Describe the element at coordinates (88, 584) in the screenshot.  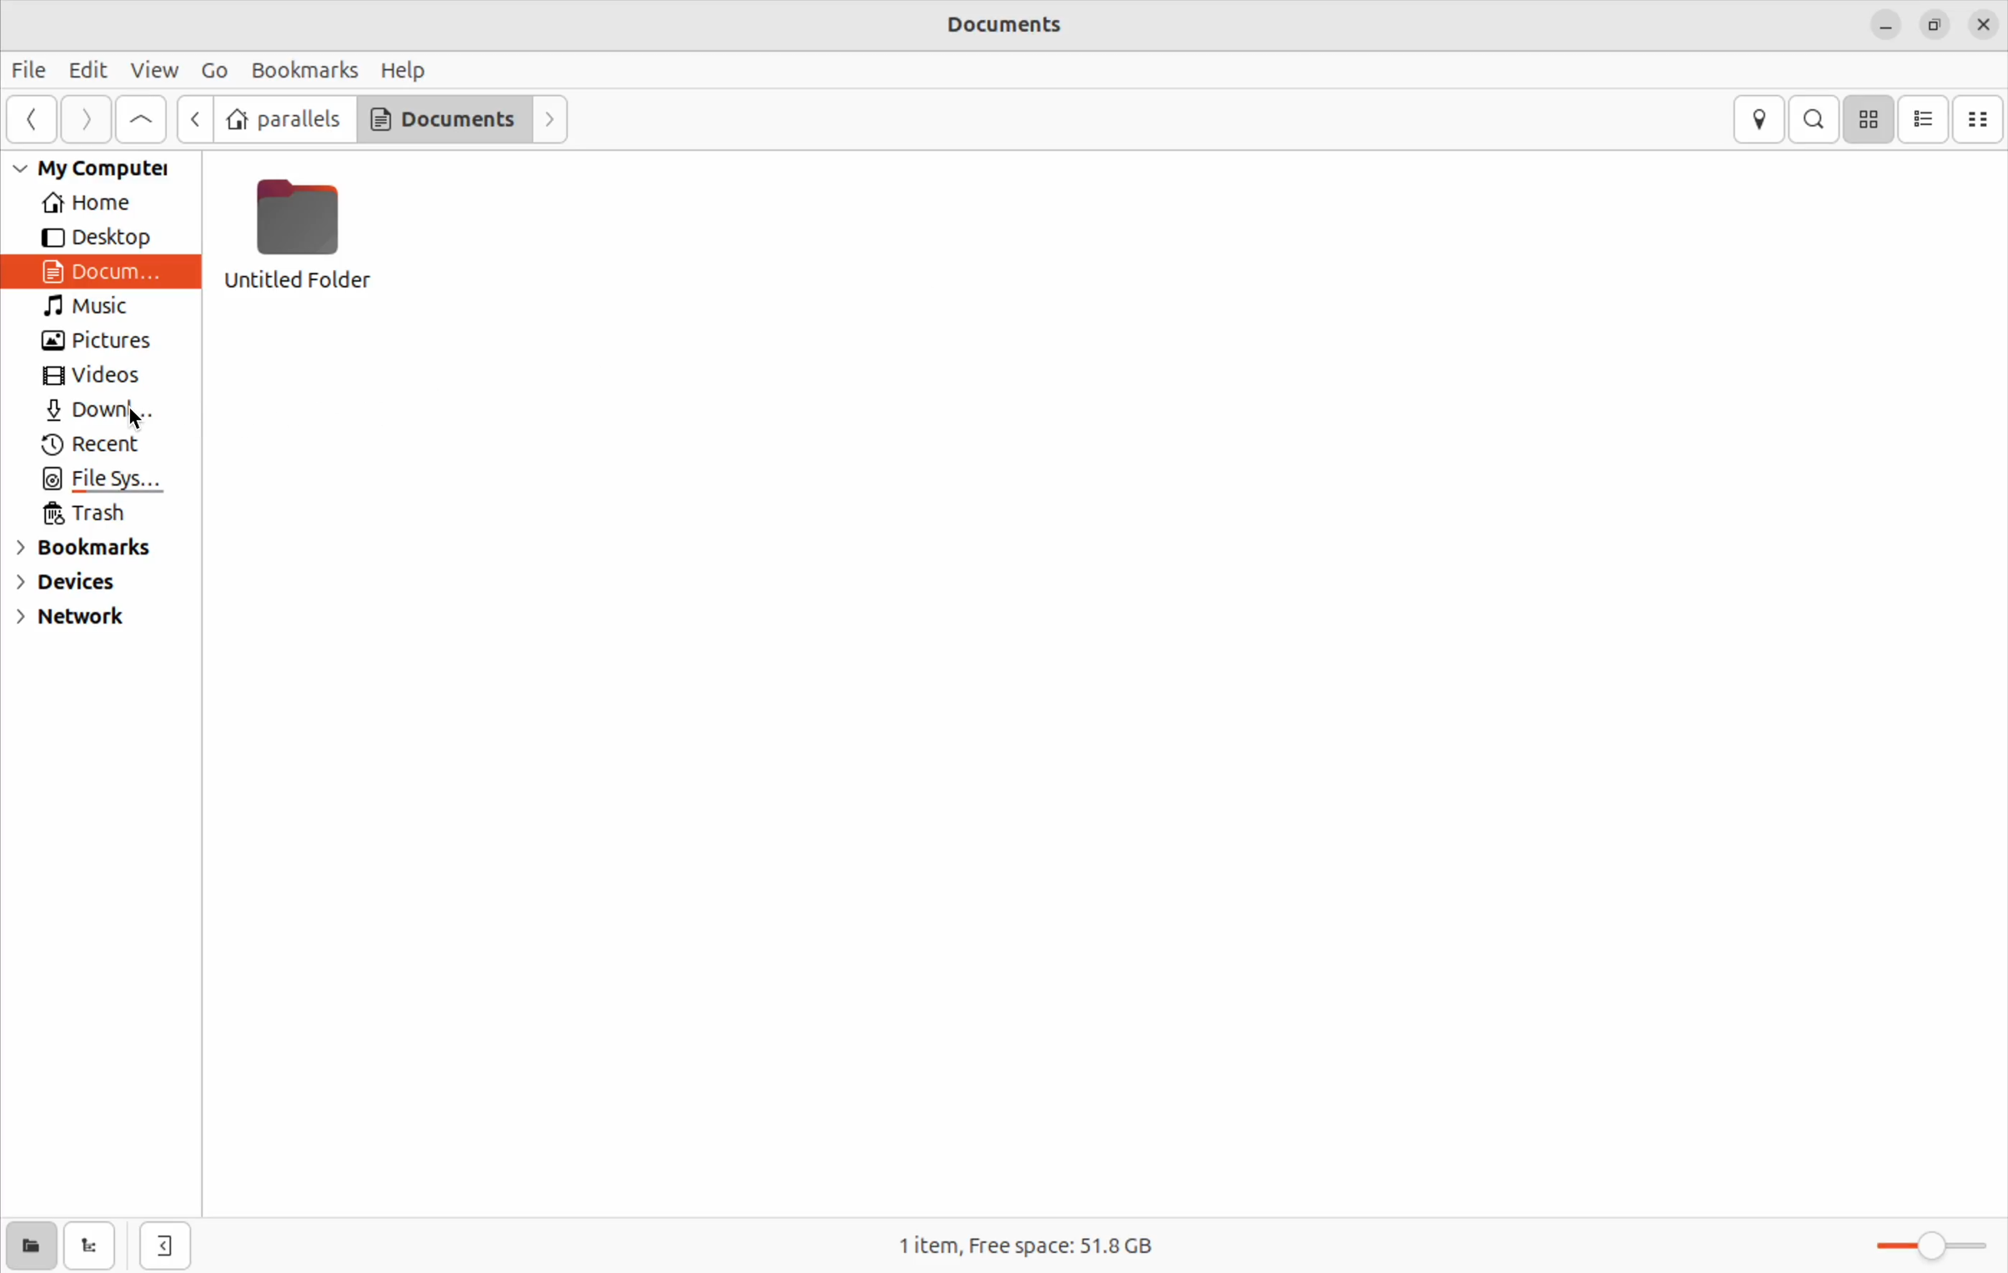
I see `devices` at that location.